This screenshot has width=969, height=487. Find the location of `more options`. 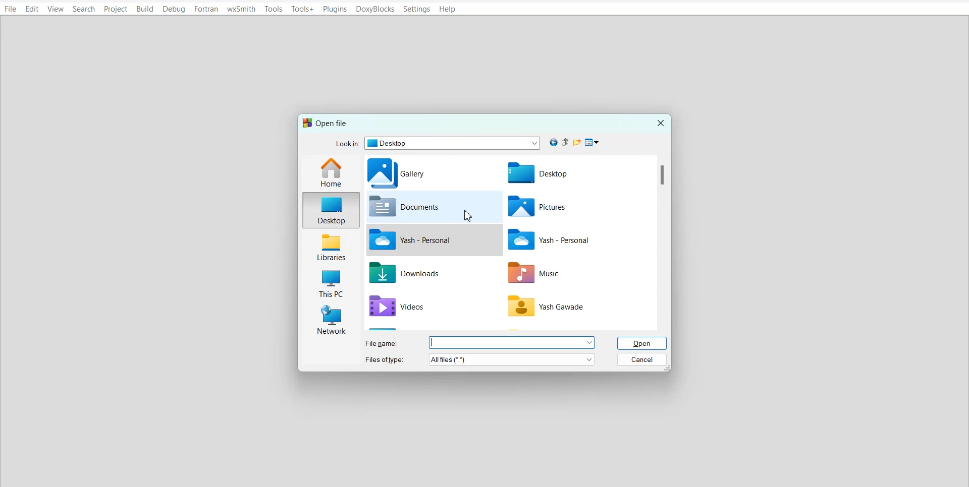

more options is located at coordinates (510, 360).